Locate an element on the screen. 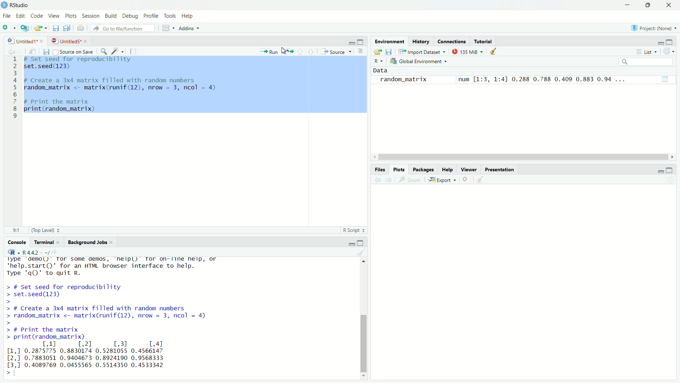 This screenshot has height=383, width=680. 1 # Set seed for reproducibility

2 set.seed(123)

3

4 # Create a 3x4 matrix filled with random numbers

5 random_matrix <- matrix(runif(12), nrow = 3, ncol = 4)
6

7 # Print the matrix

8 print(random_matrix) 1

9 is located at coordinates (127, 89).